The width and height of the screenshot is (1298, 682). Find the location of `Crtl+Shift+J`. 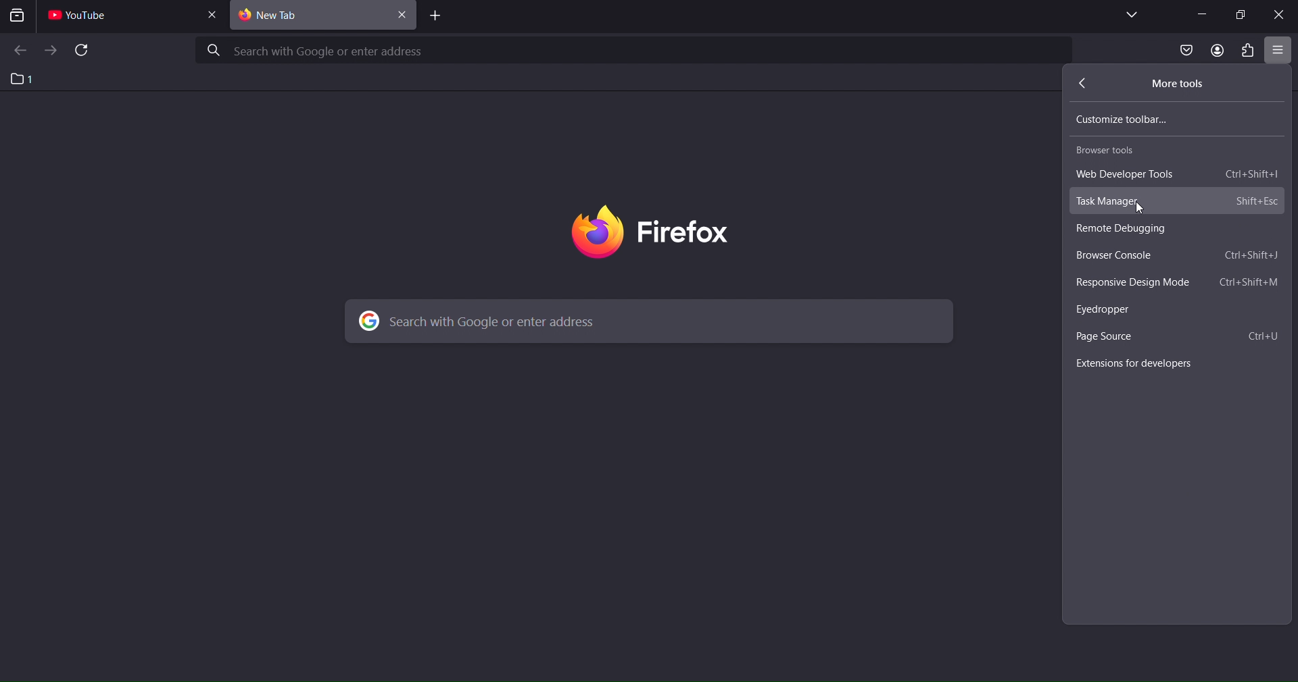

Crtl+Shift+J is located at coordinates (1253, 256).